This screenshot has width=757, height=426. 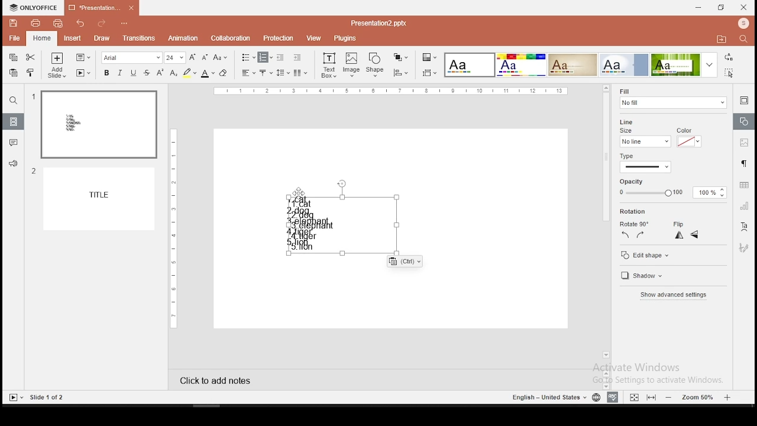 I want to click on flip vertical, so click(x=678, y=235).